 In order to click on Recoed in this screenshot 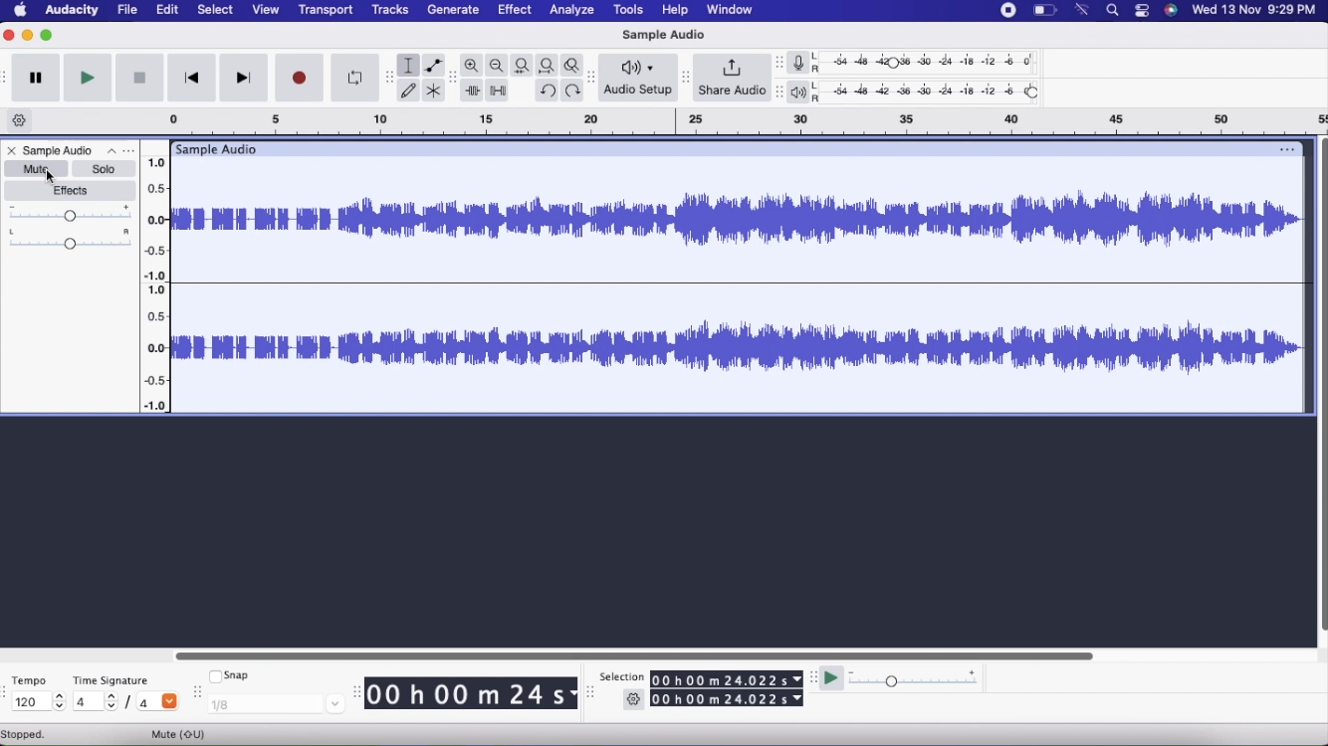, I will do `click(1006, 11)`.